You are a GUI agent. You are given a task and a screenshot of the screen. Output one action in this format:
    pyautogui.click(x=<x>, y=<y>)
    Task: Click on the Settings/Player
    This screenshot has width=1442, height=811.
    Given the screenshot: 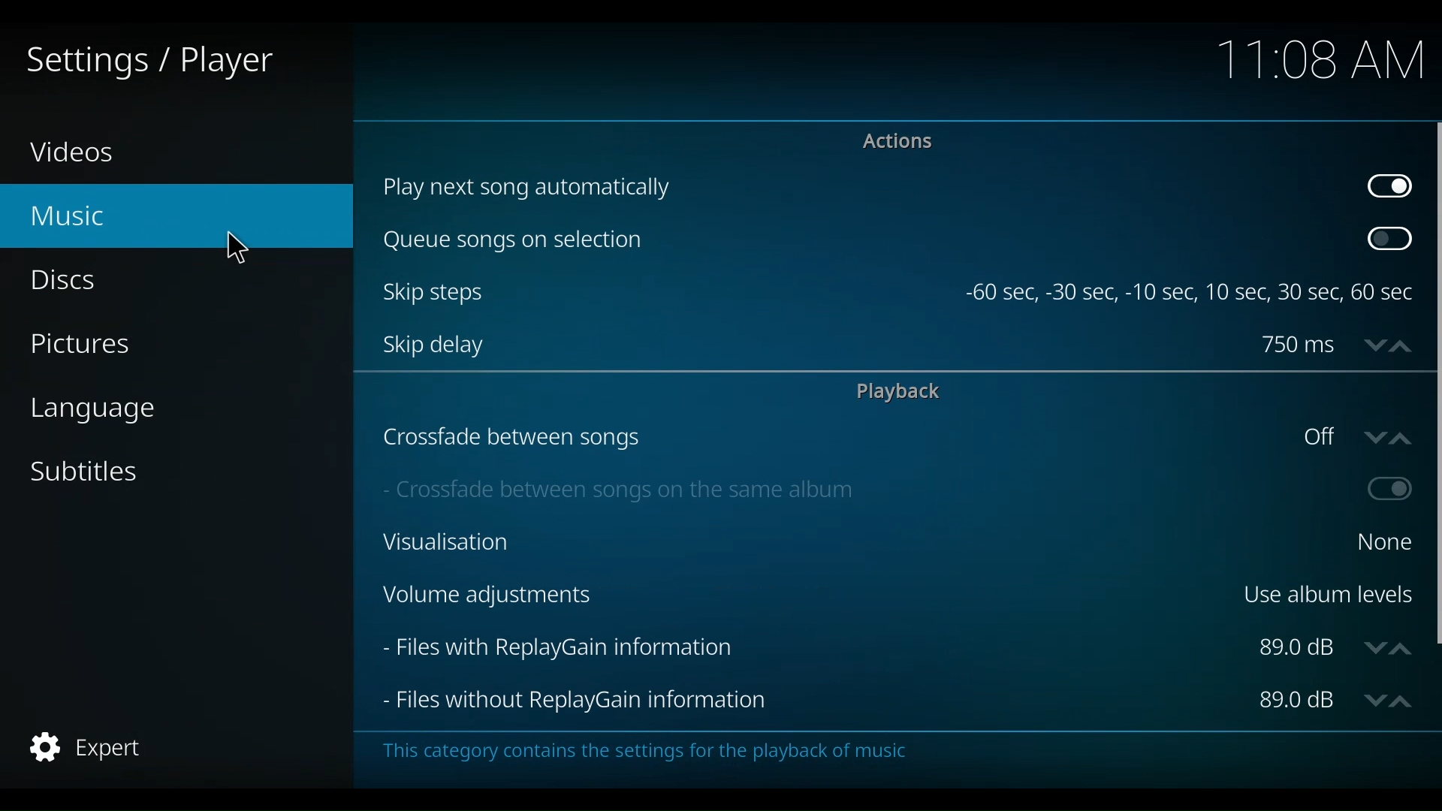 What is the action you would take?
    pyautogui.click(x=148, y=61)
    